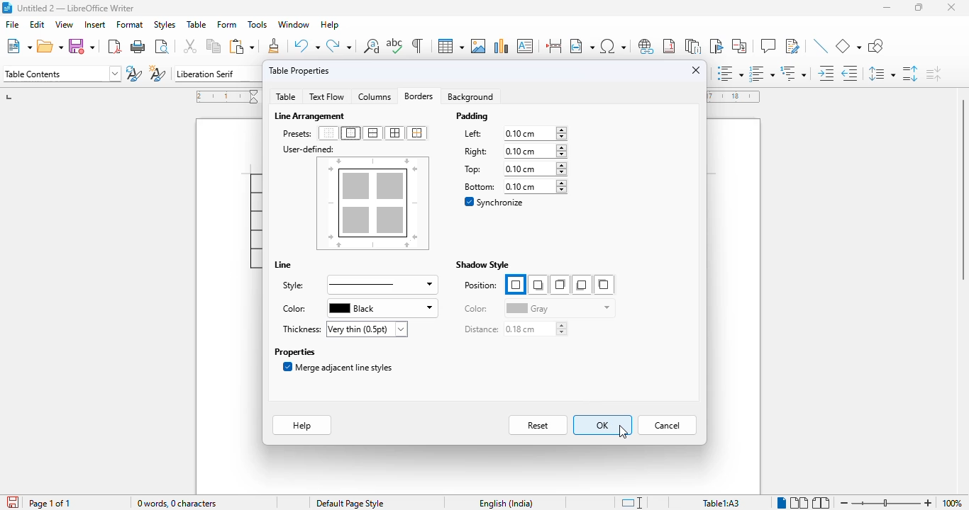  Describe the element at coordinates (50, 504) in the screenshot. I see `page 1 of 1` at that location.